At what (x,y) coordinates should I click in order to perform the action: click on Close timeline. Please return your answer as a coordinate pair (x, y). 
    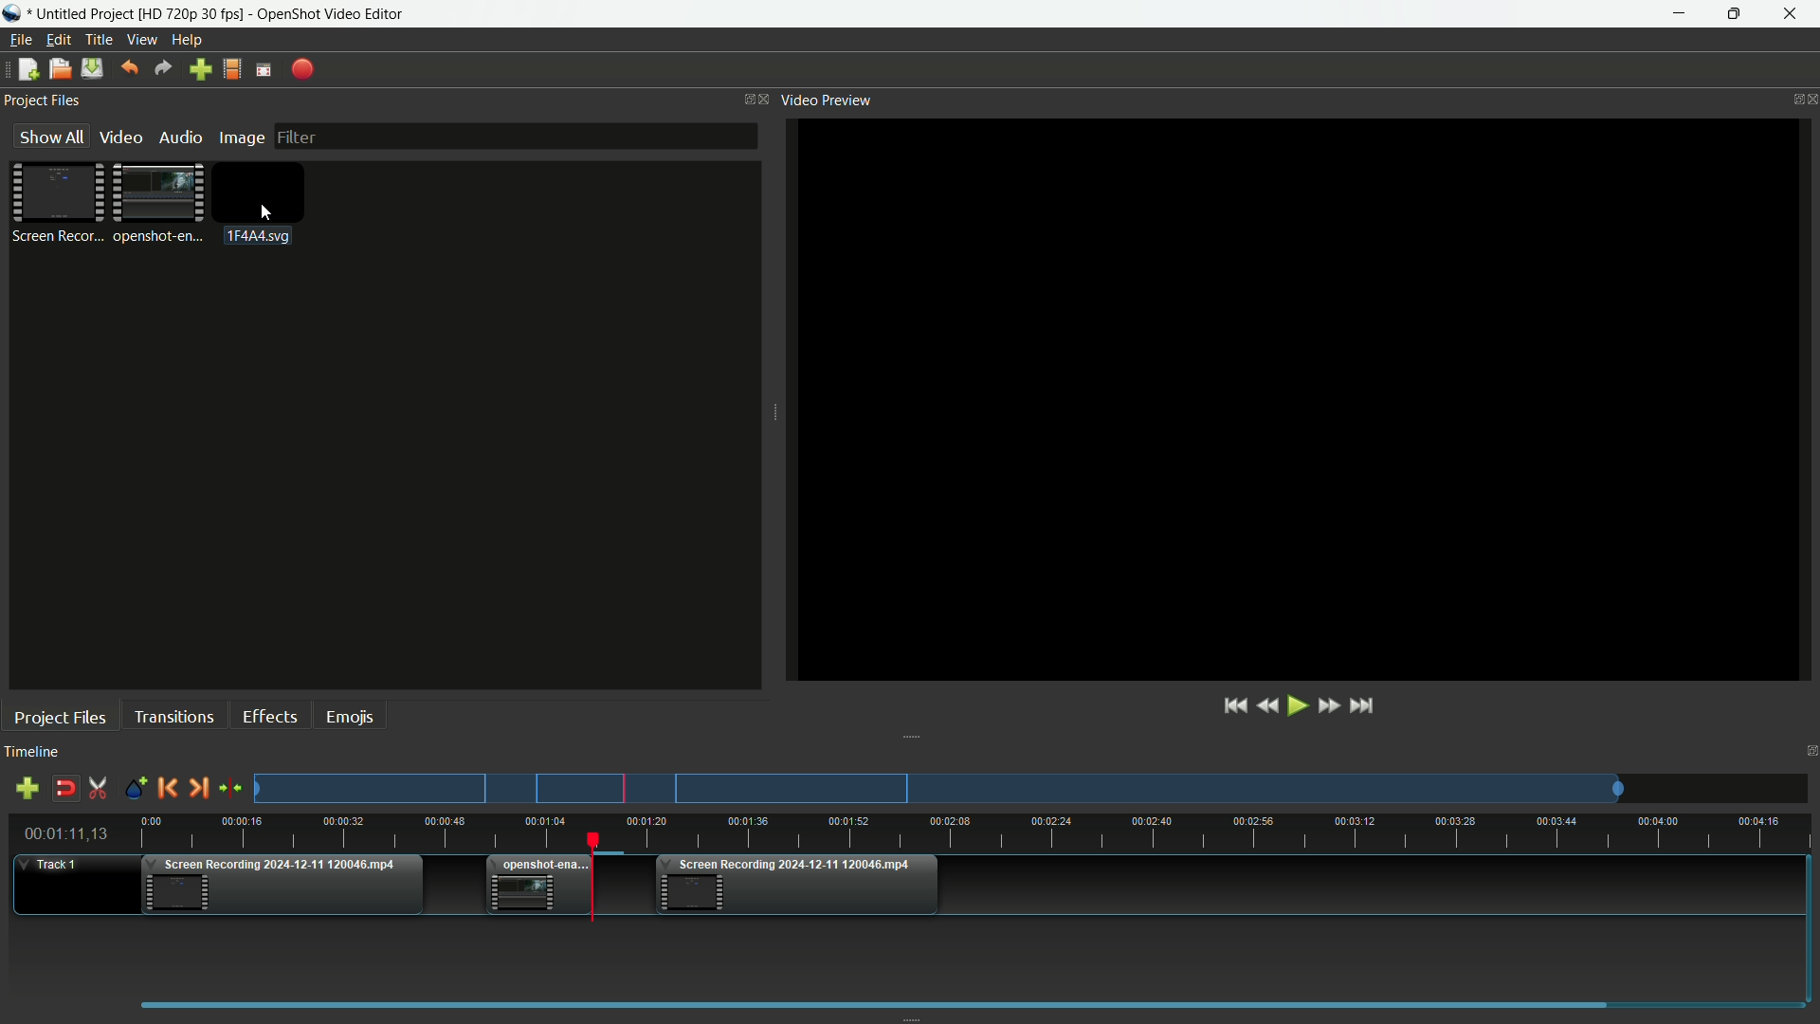
    Looking at the image, I should click on (1809, 754).